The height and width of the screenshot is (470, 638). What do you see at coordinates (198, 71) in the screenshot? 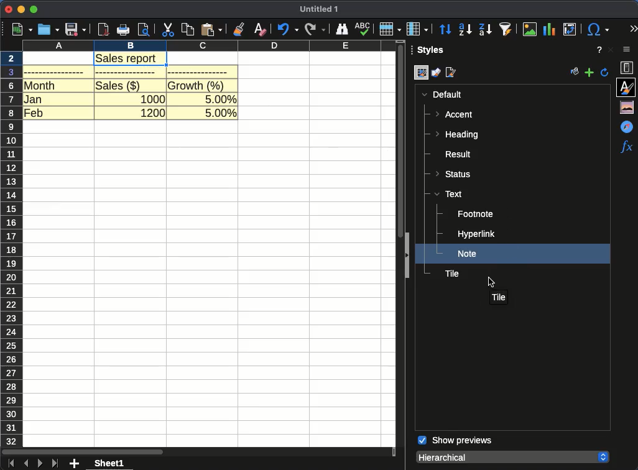
I see `blank` at bounding box center [198, 71].